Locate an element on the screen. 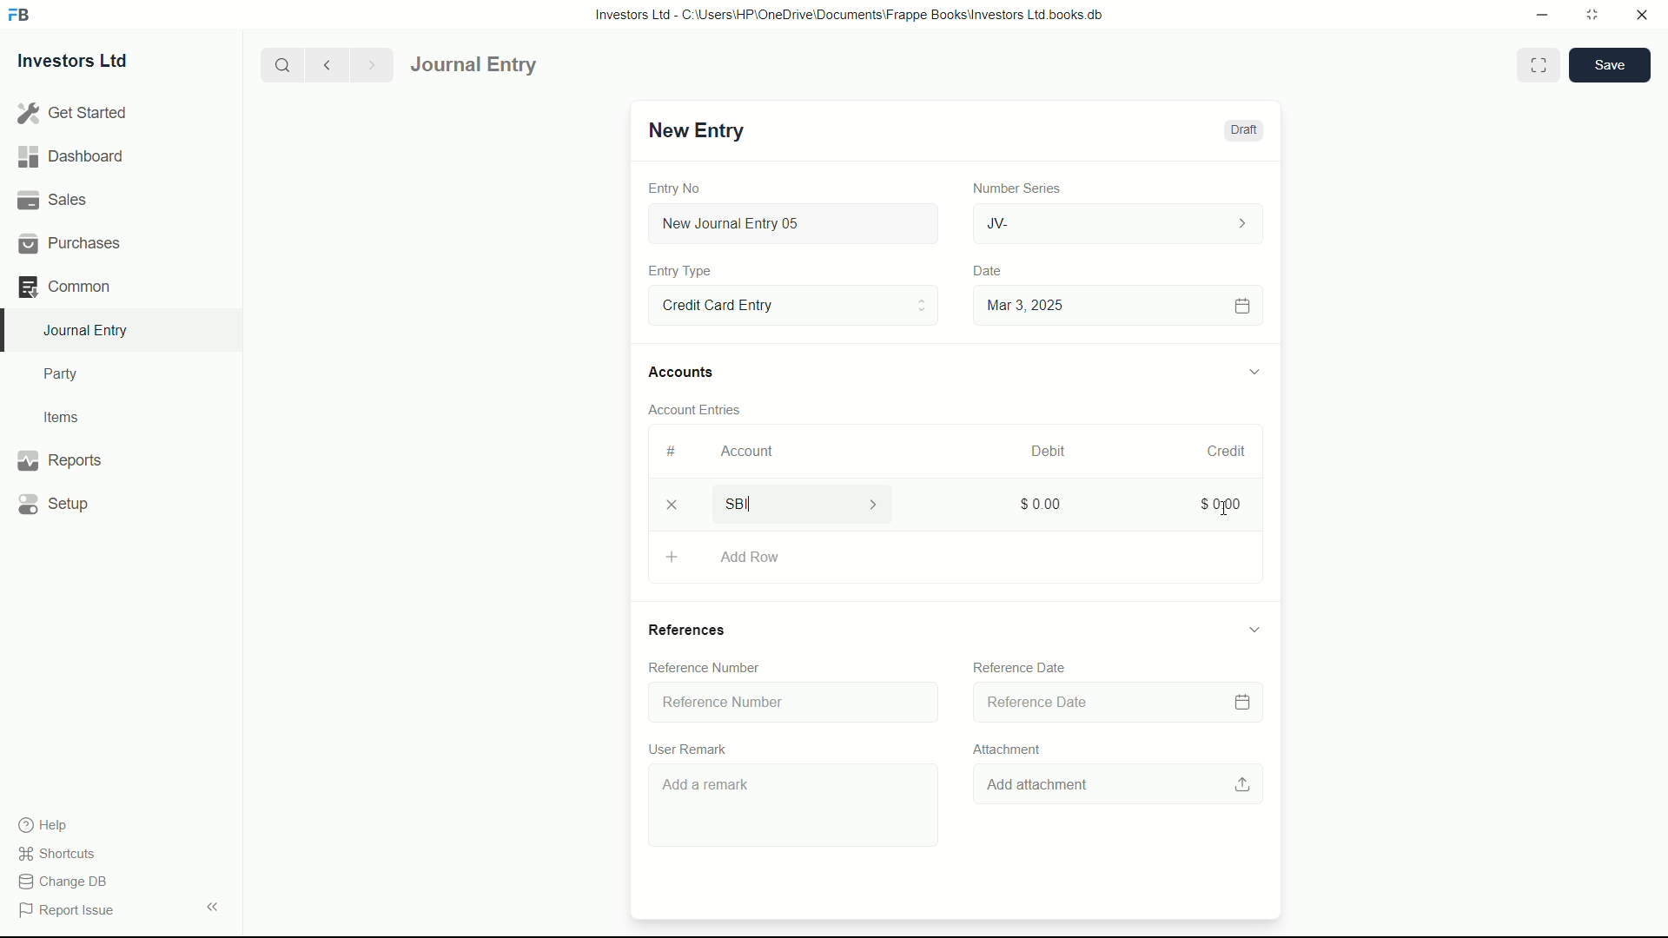  Account is located at coordinates (748, 451).